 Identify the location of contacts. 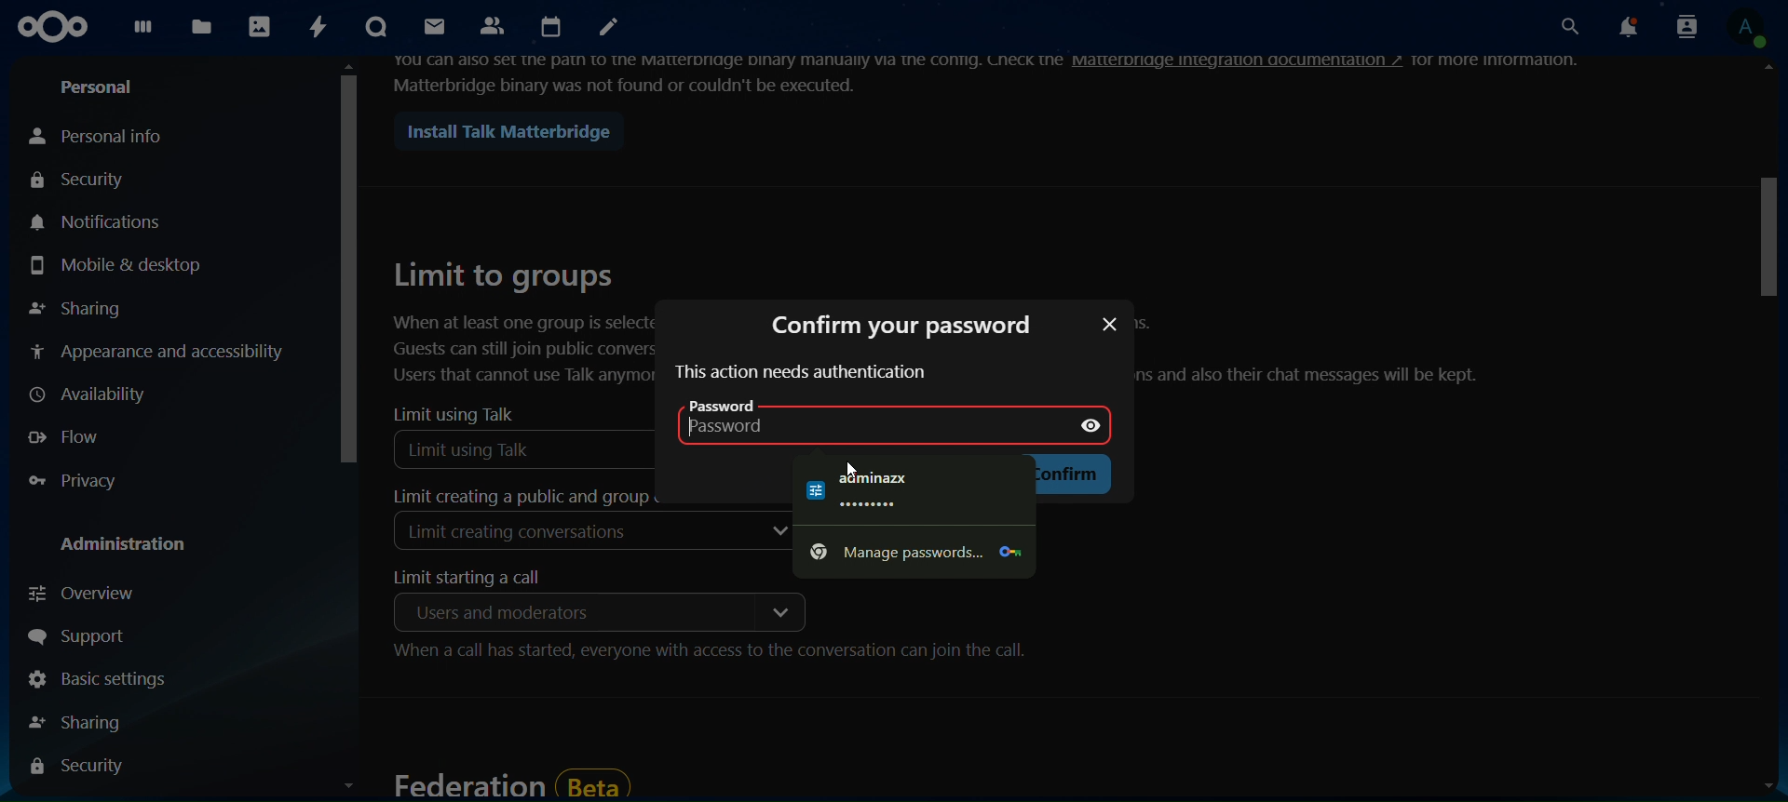
(494, 24).